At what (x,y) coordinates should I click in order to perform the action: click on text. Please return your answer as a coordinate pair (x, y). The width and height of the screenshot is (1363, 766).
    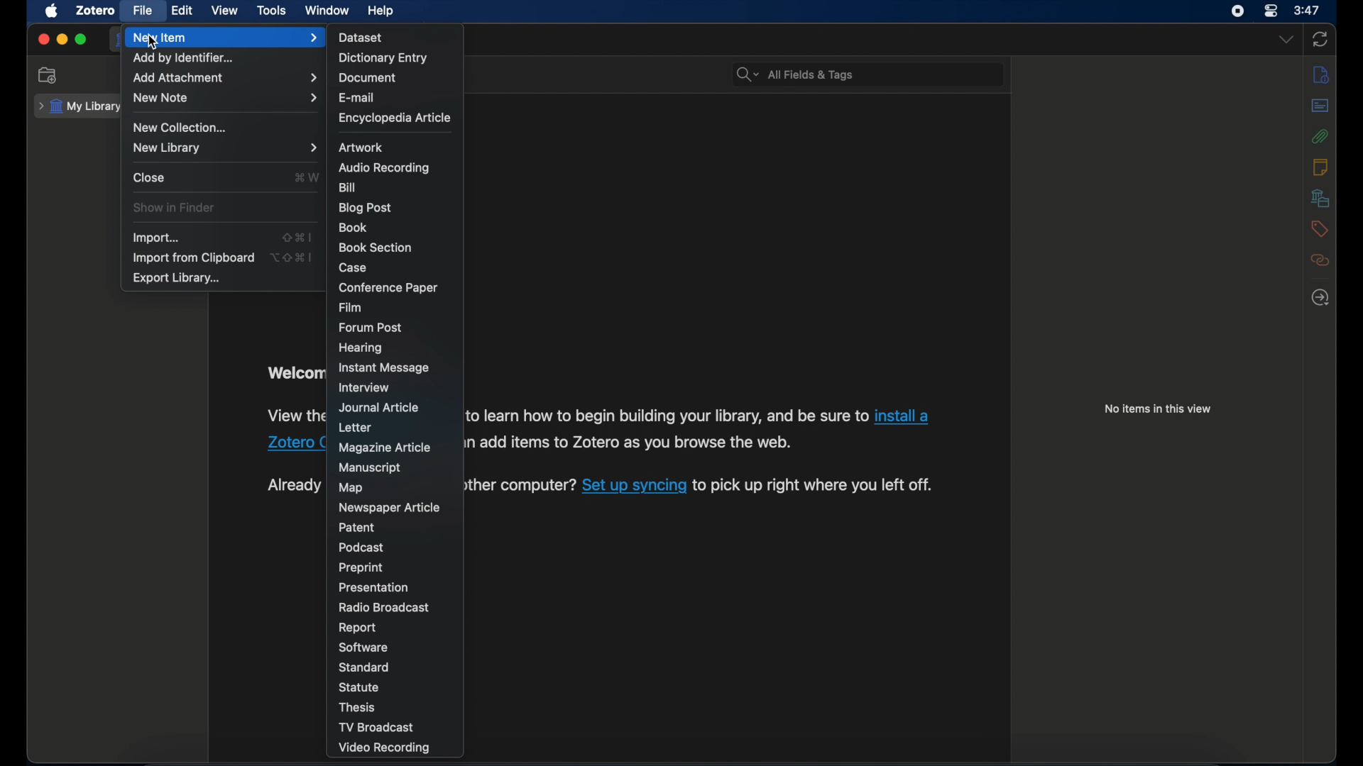
    Looking at the image, I should click on (827, 487).